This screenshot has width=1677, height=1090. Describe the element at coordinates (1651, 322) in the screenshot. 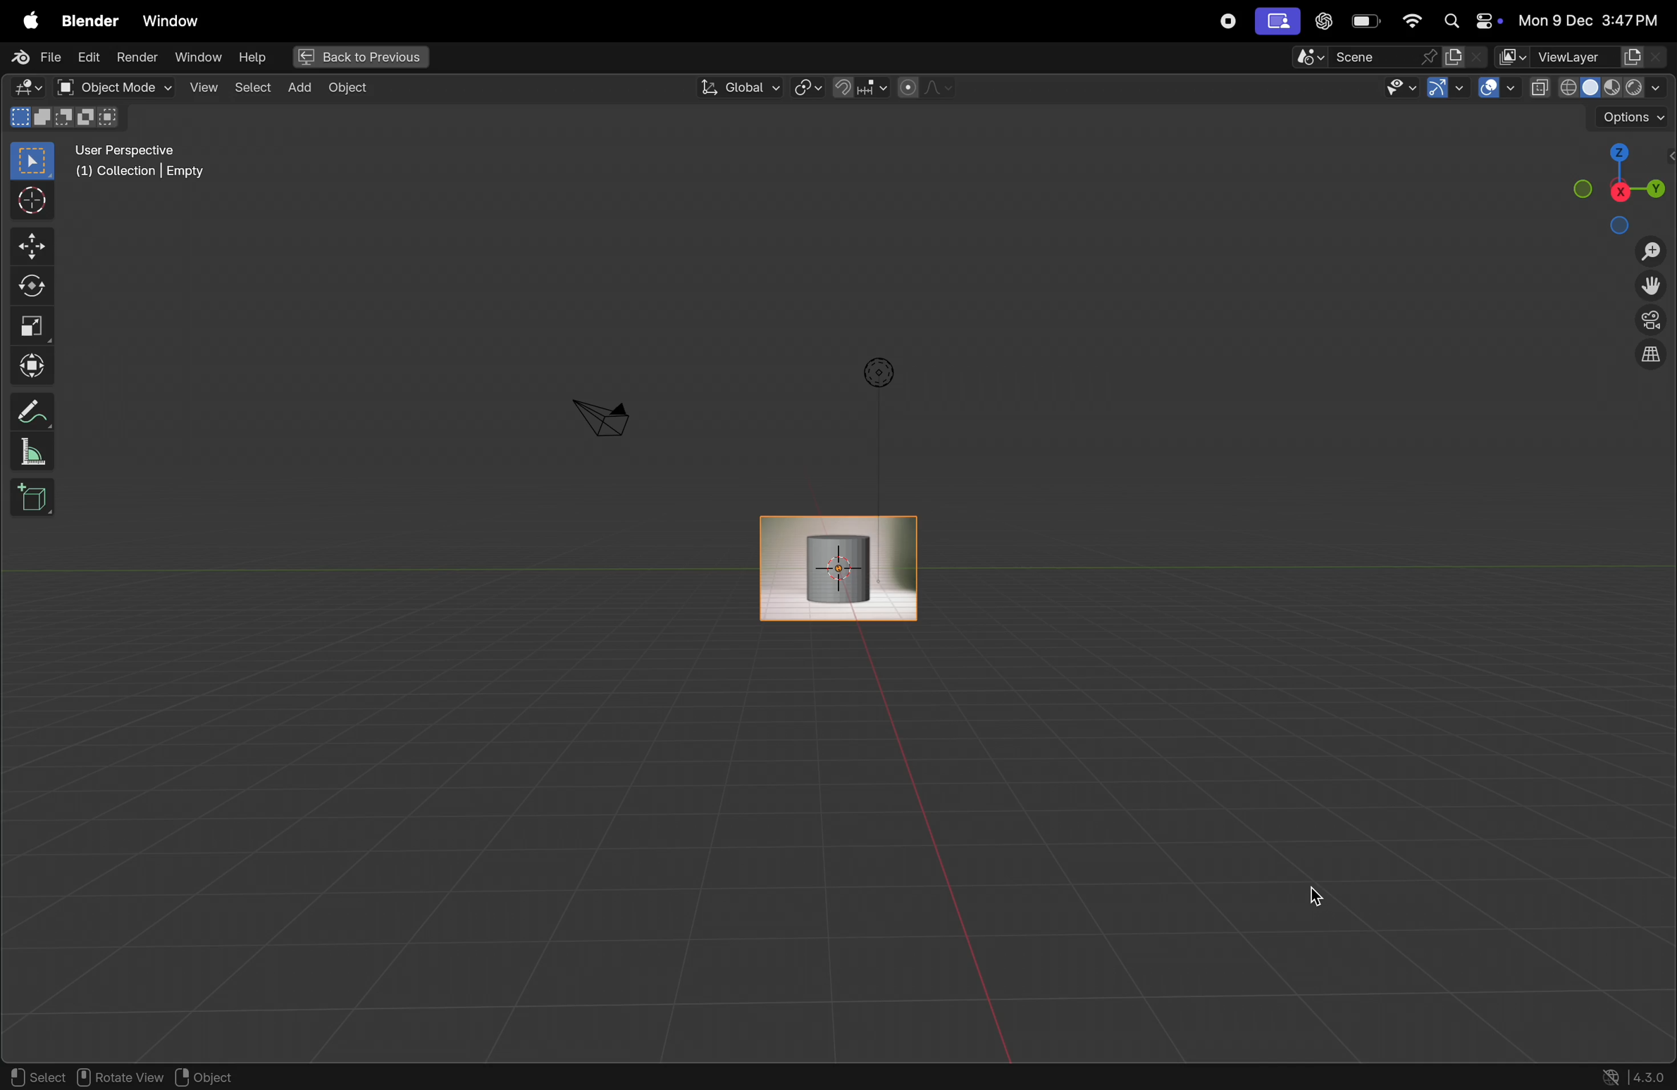

I see `perspective` at that location.